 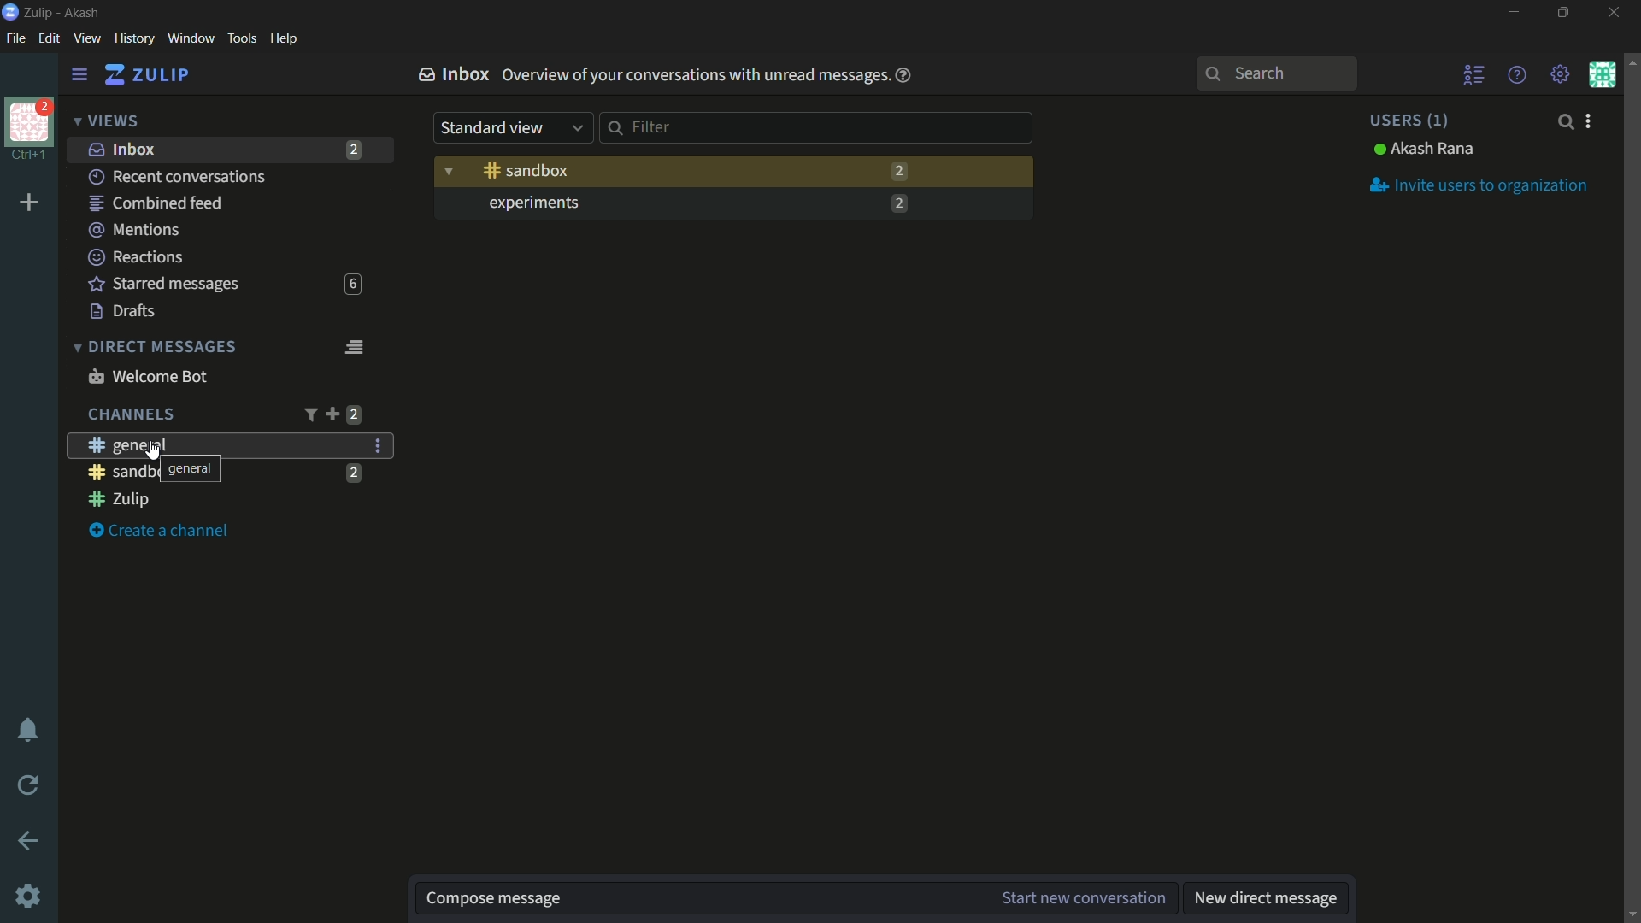 I want to click on cursor, so click(x=156, y=455).